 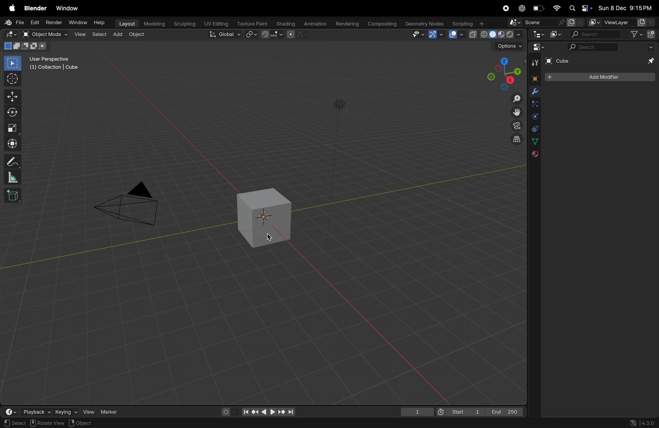 I want to click on copy, so click(x=576, y=22).